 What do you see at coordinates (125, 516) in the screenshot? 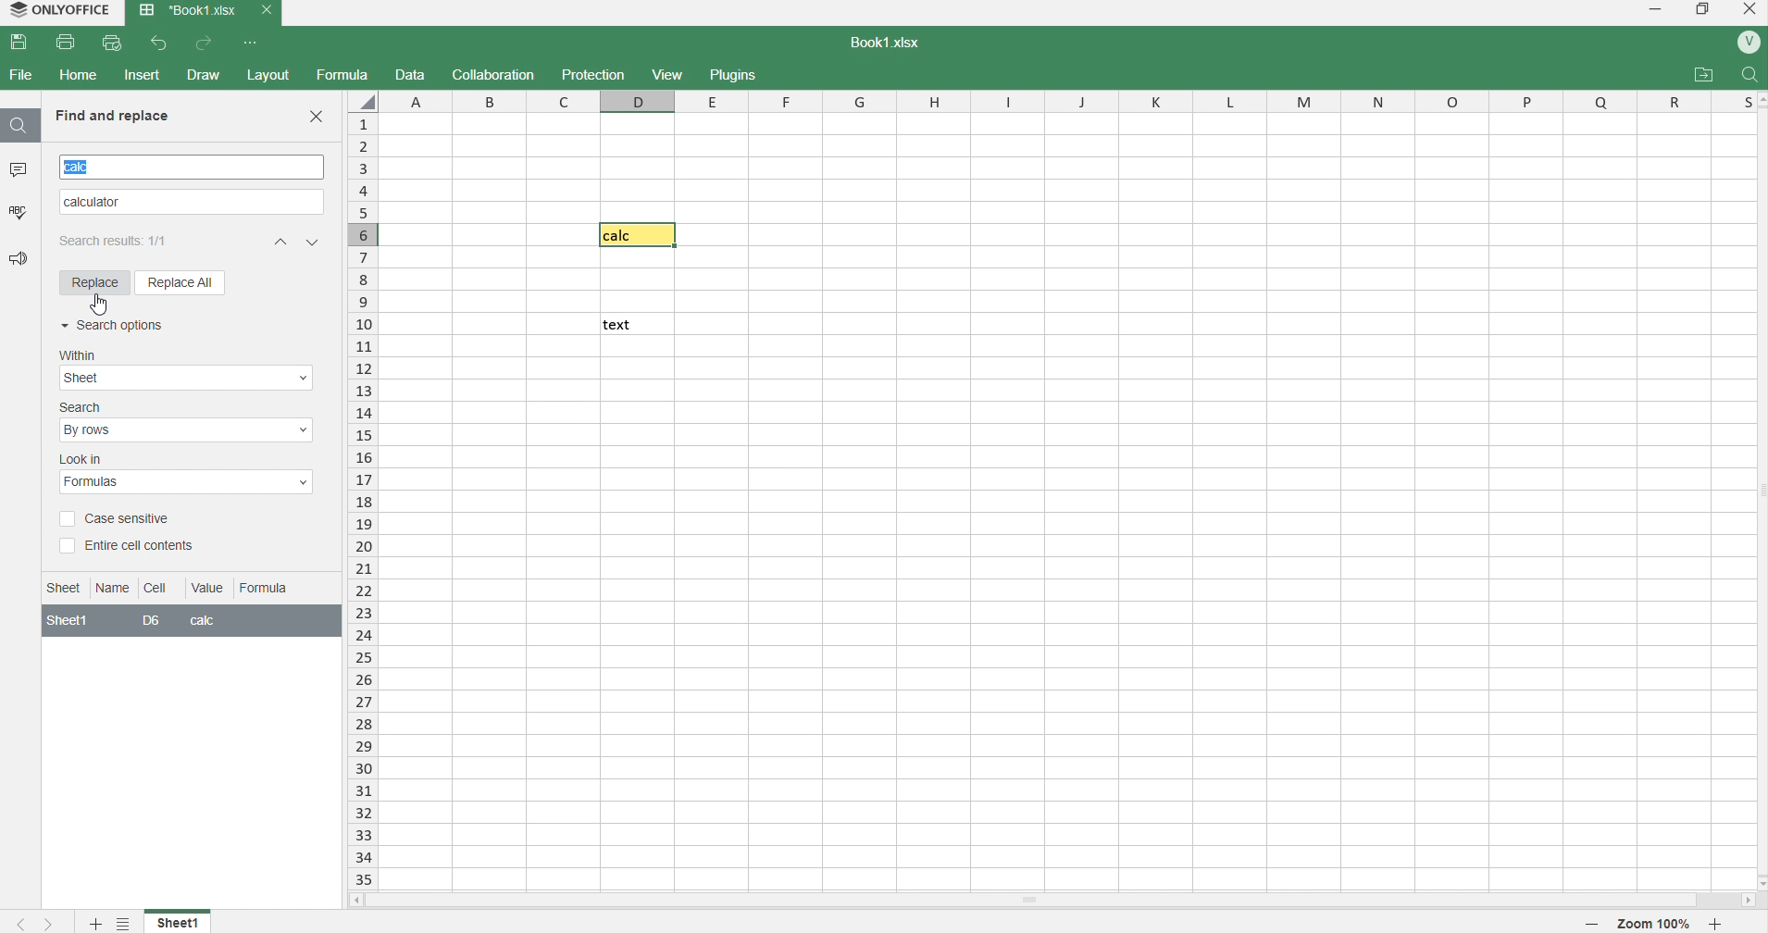
I see `Case sensitive` at bounding box center [125, 516].